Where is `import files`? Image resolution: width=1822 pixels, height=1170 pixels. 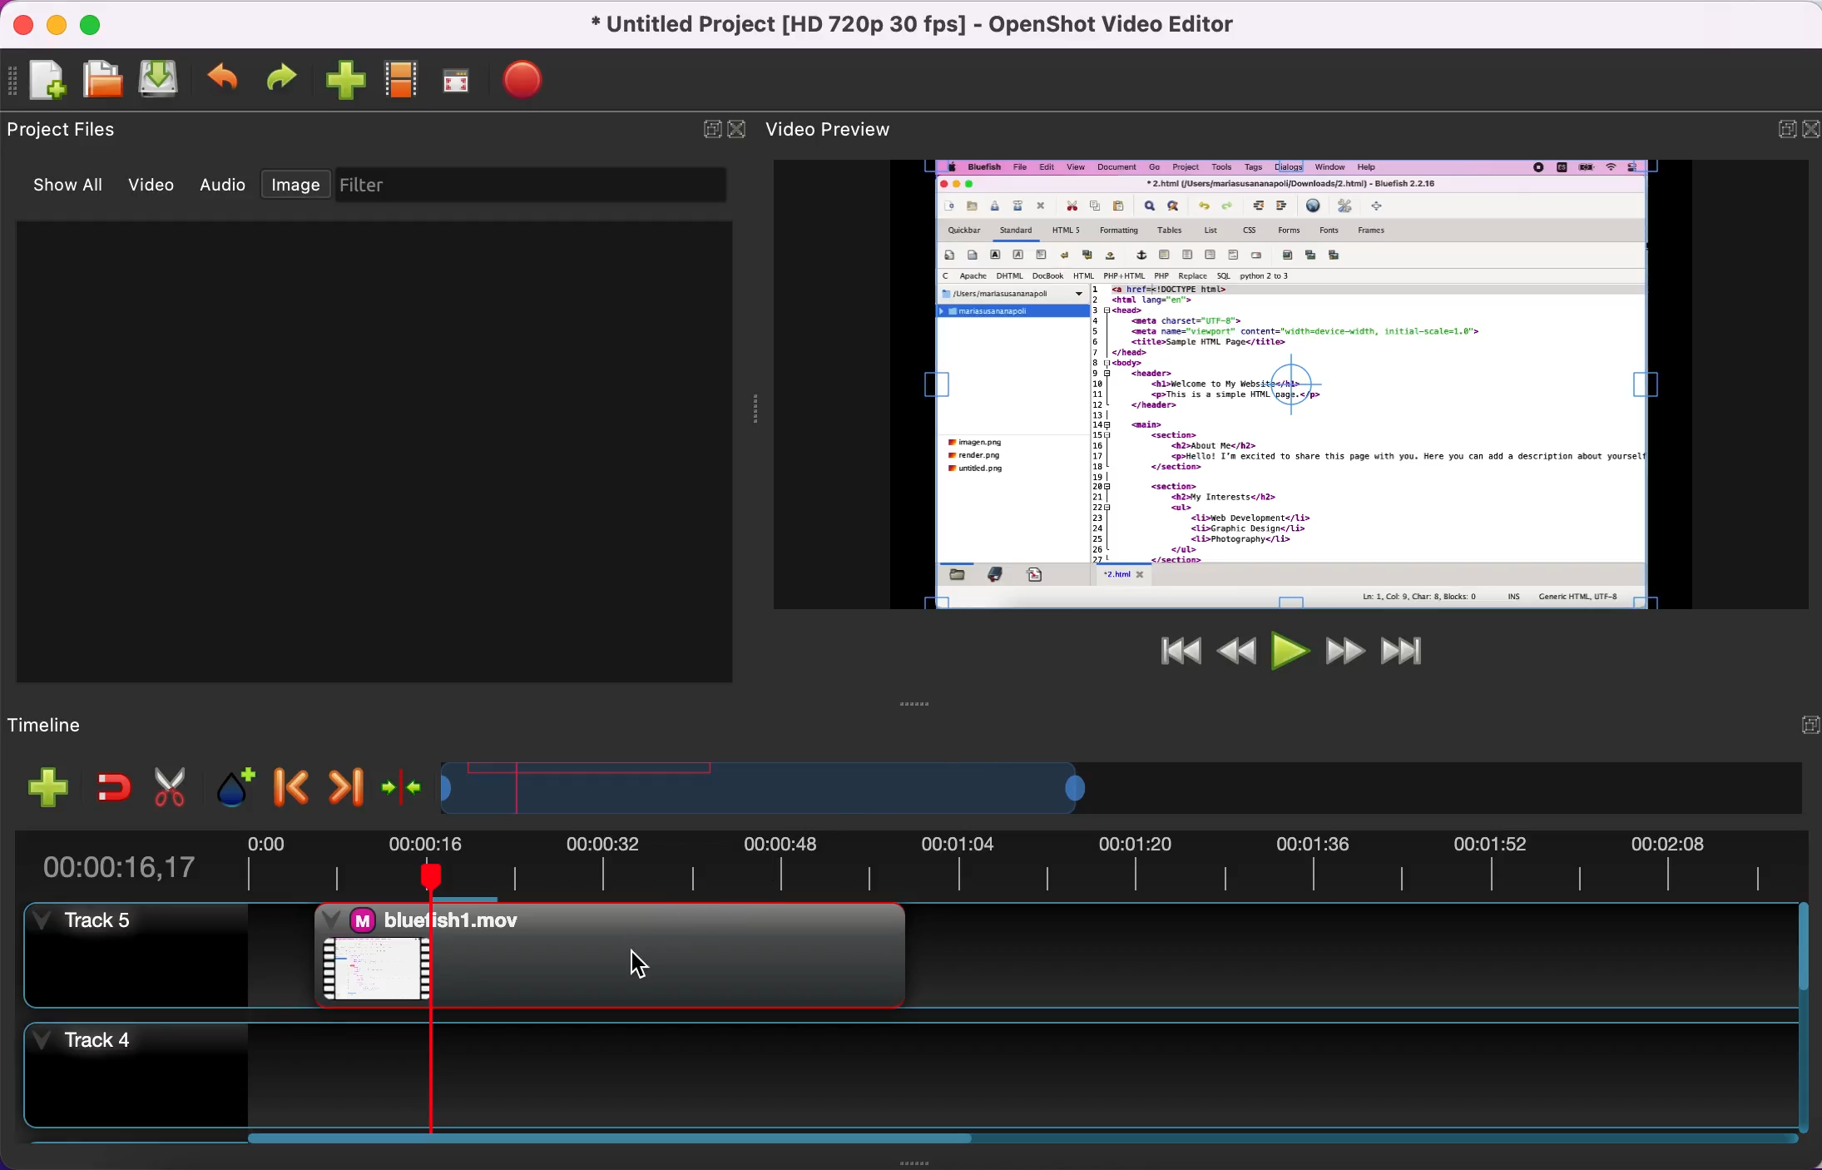 import files is located at coordinates (347, 82).